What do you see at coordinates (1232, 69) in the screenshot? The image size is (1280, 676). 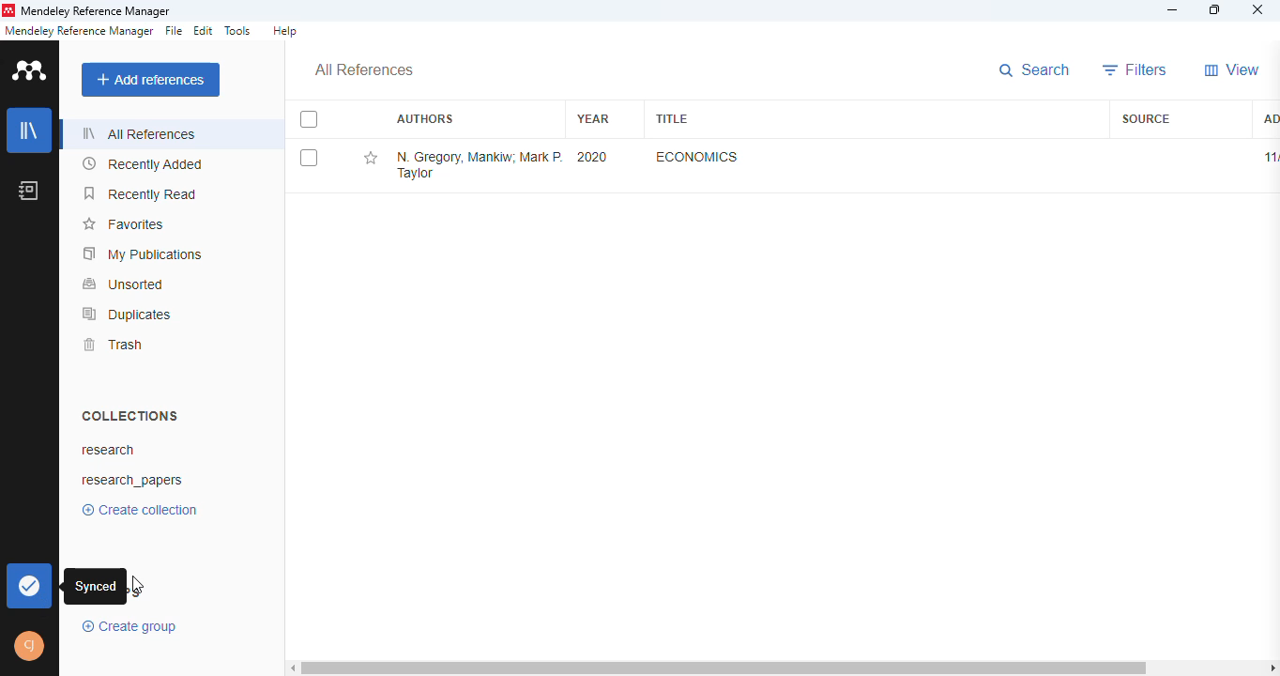 I see `view` at bounding box center [1232, 69].